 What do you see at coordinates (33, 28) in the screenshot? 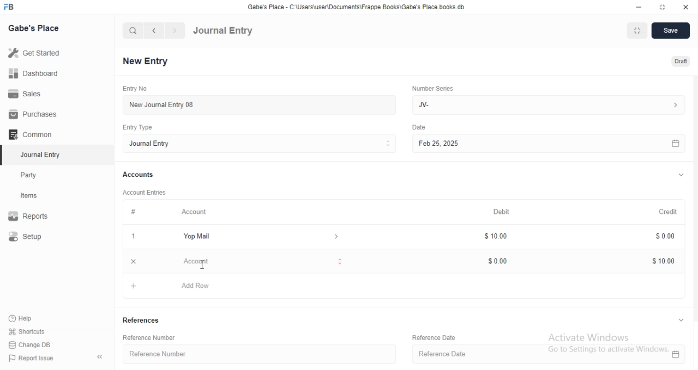
I see `Gabe's Place` at bounding box center [33, 28].